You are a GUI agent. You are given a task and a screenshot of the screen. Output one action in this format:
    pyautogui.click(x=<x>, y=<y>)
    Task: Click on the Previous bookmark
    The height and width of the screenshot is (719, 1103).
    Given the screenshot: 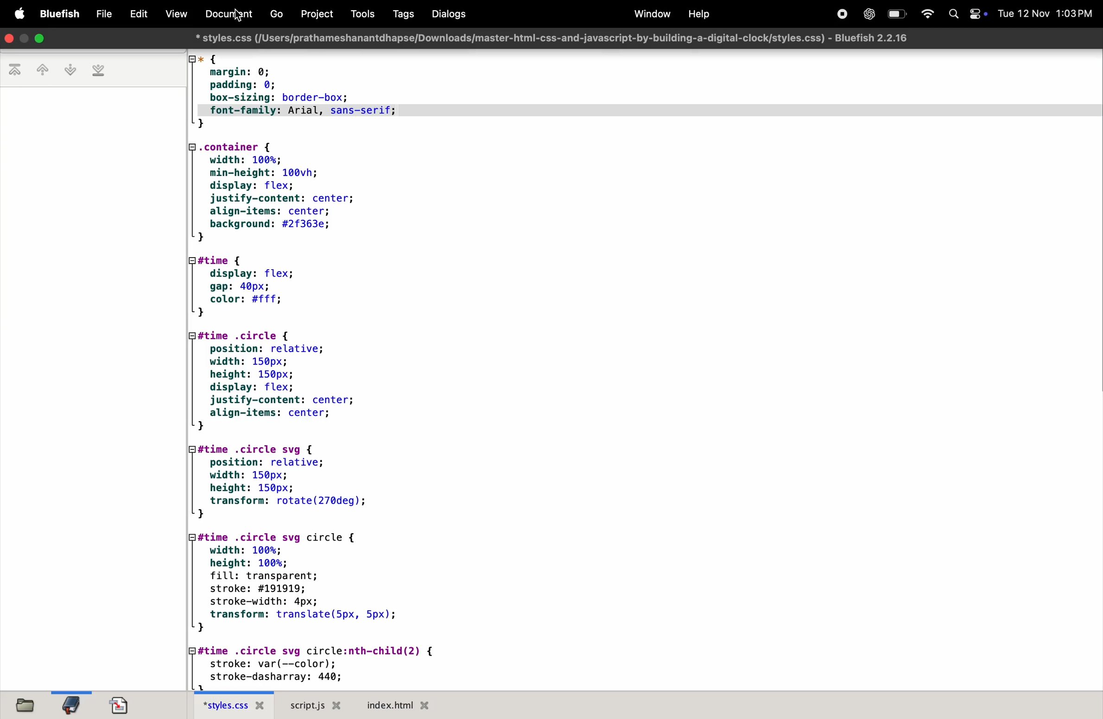 What is the action you would take?
    pyautogui.click(x=40, y=71)
    